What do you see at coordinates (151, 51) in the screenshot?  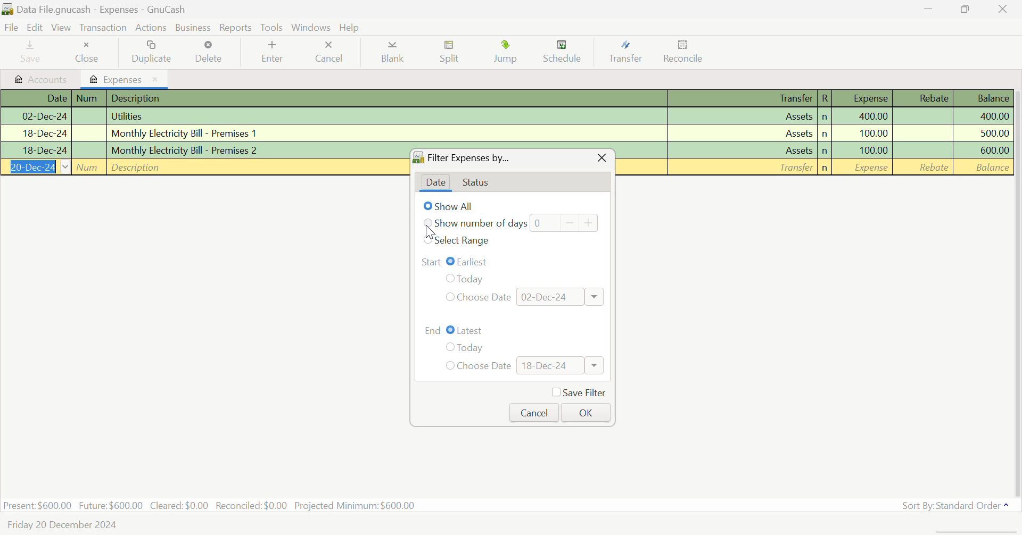 I see `Duplicate` at bounding box center [151, 51].